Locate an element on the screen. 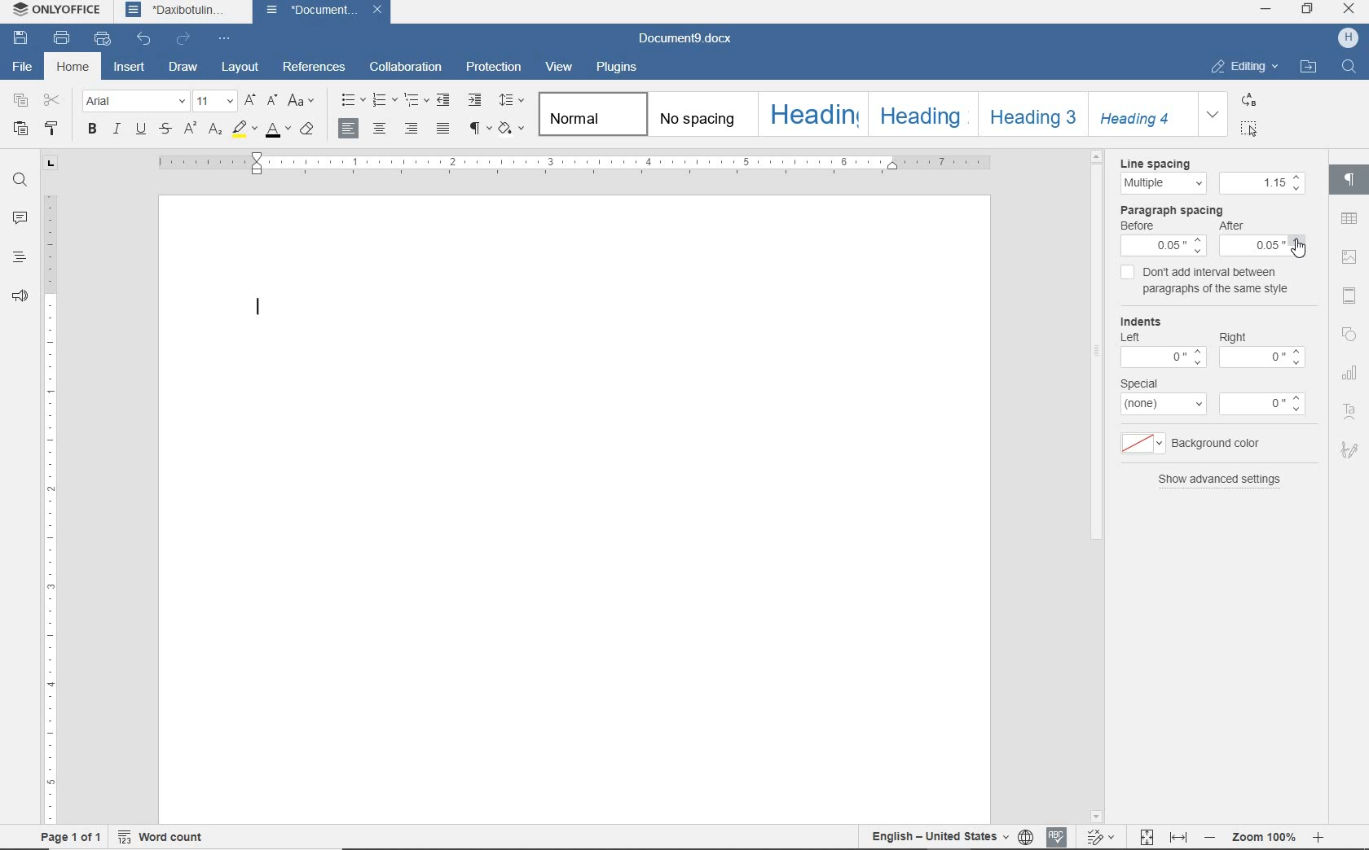 The image size is (1369, 850). SELECT ALL is located at coordinates (1251, 129).